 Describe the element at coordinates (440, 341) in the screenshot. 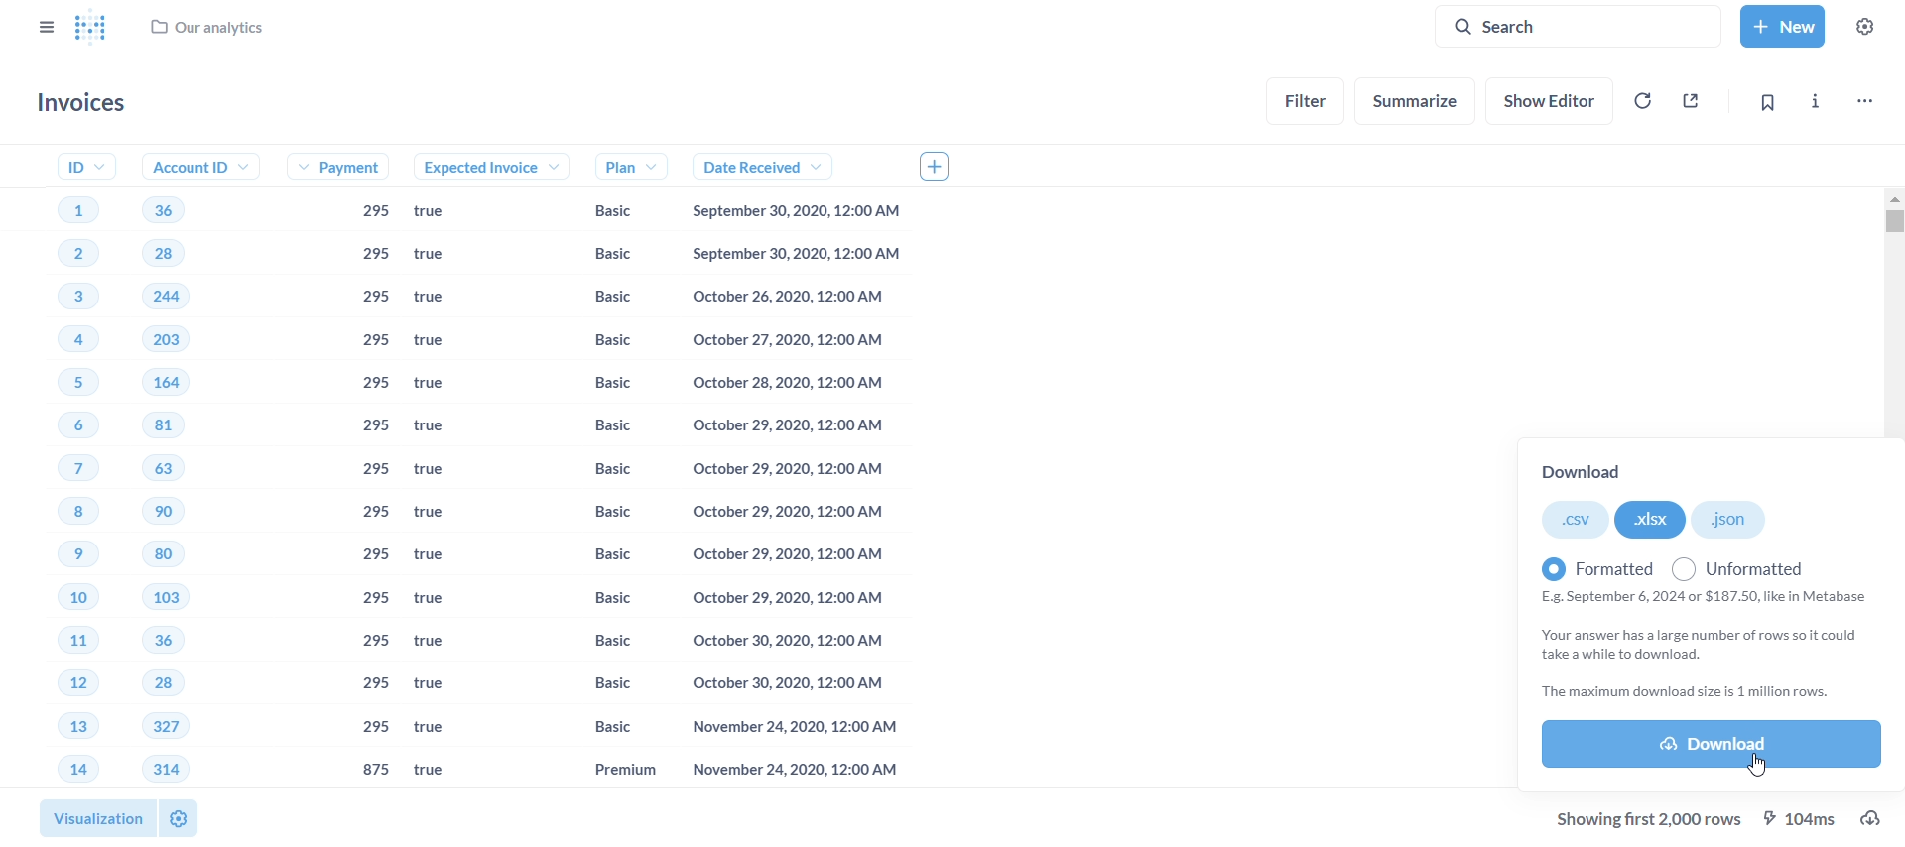

I see `true` at that location.